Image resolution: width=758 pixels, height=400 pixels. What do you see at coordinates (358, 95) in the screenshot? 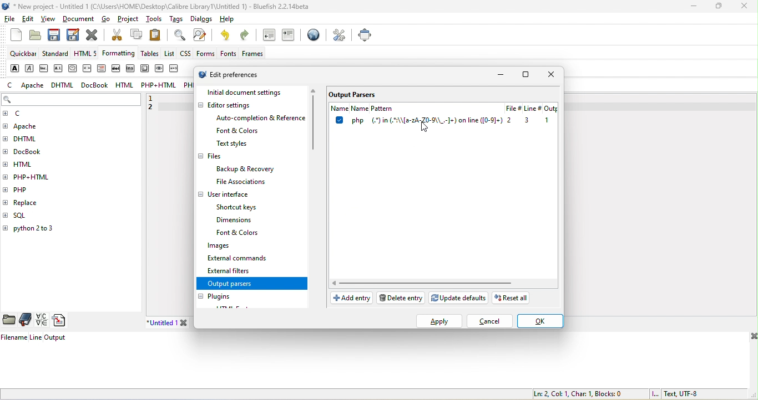
I see `output parsers` at bounding box center [358, 95].